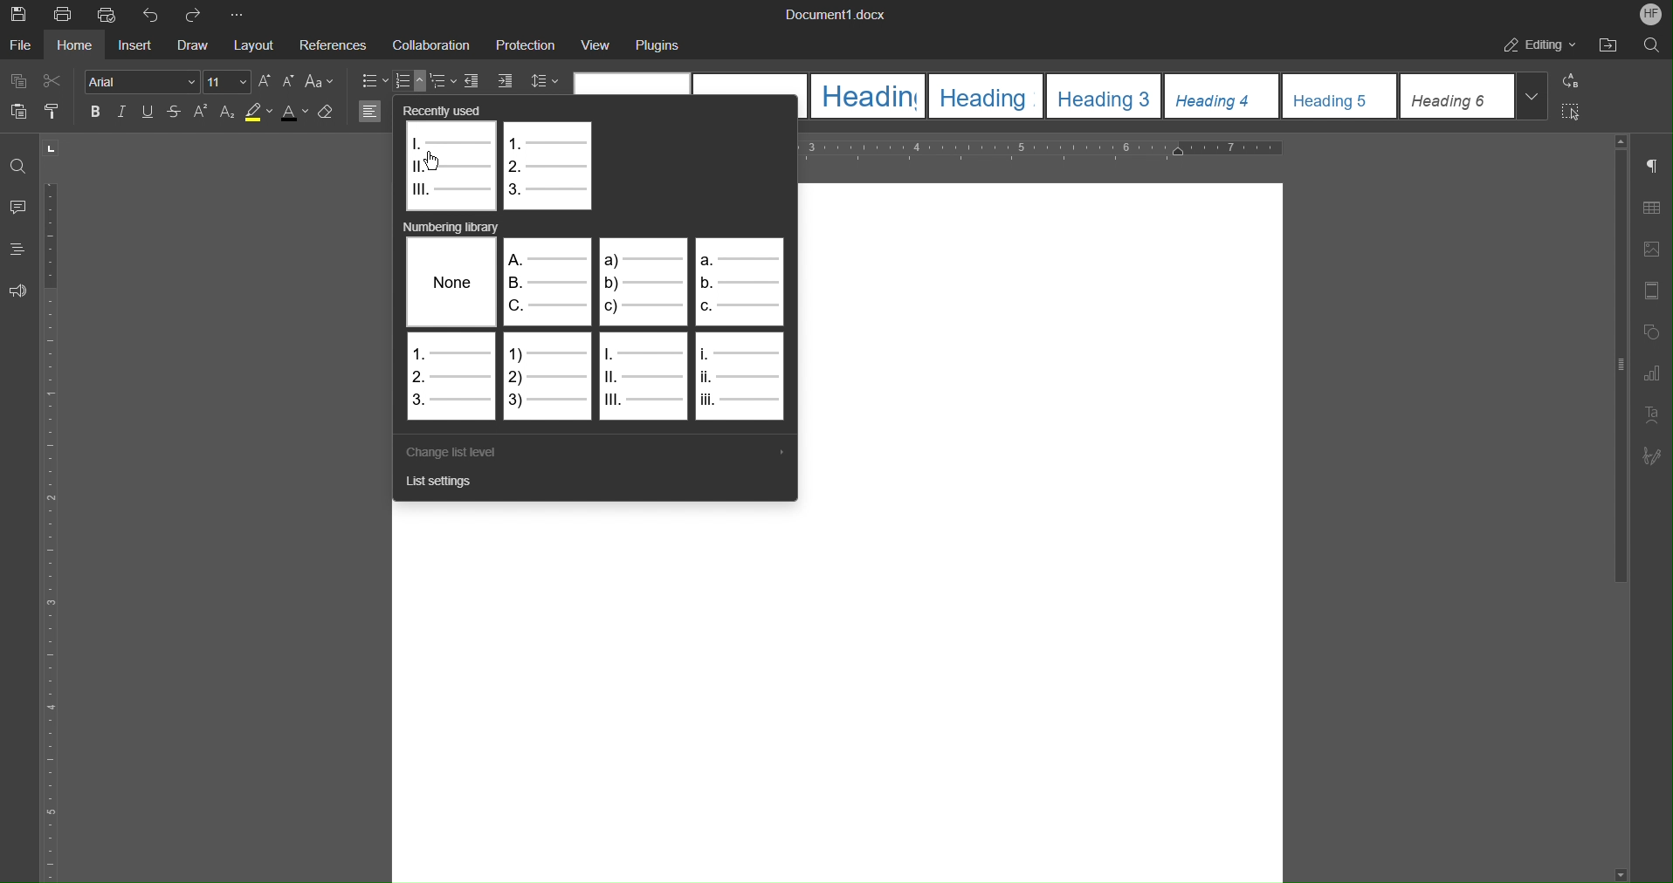  Describe the element at coordinates (328, 113) in the screenshot. I see `Erase Style` at that location.